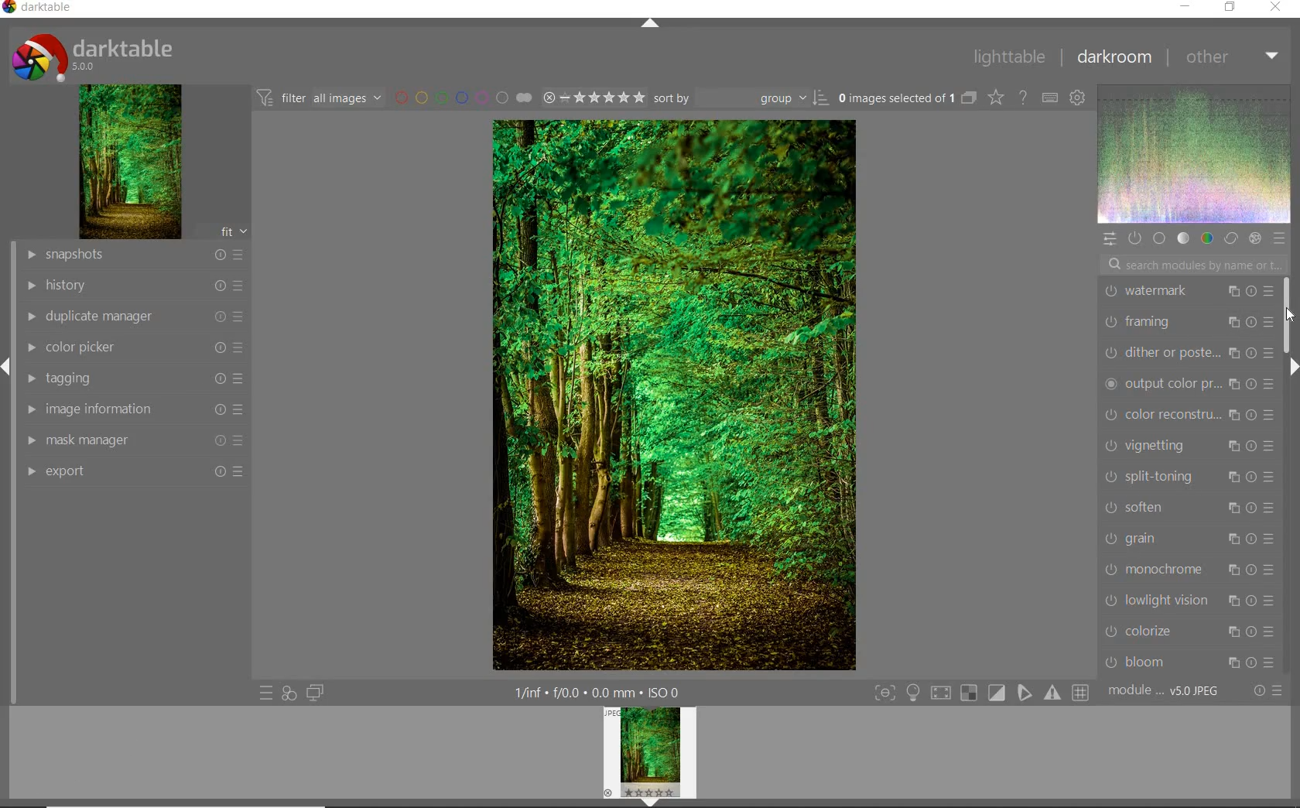  What do you see at coordinates (1165, 691) in the screenshot?
I see `MODULE ORDER` at bounding box center [1165, 691].